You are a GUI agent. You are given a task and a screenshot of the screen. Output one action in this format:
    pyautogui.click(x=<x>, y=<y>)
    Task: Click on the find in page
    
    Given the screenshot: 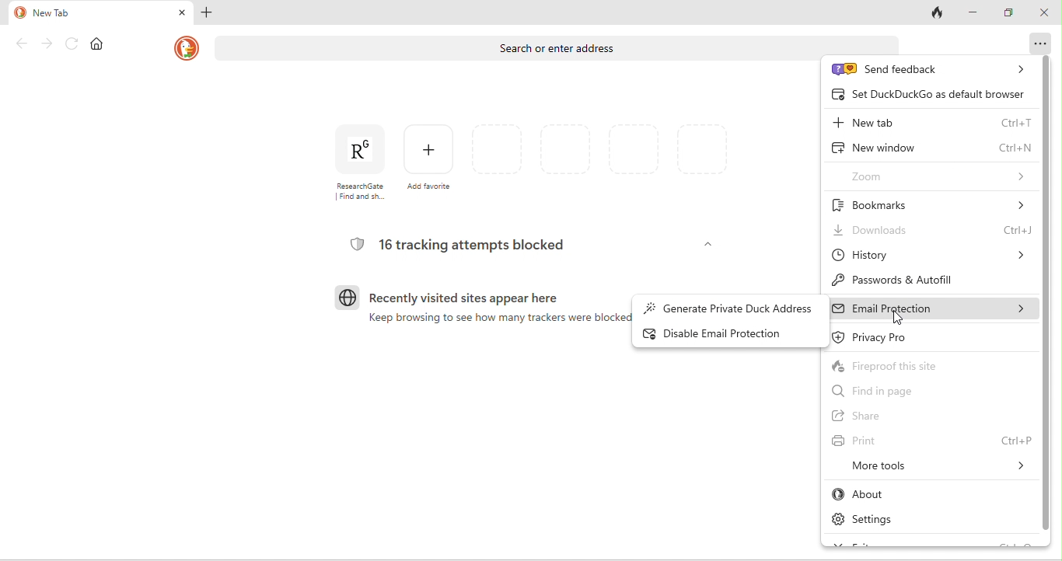 What is the action you would take?
    pyautogui.click(x=879, y=390)
    